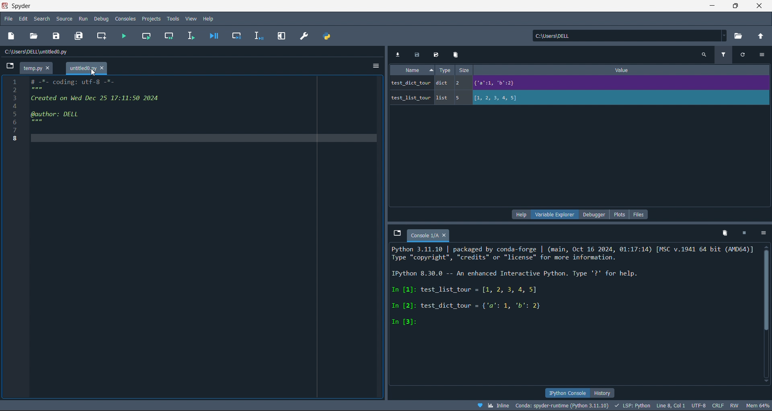 The height and width of the screenshot is (411, 772). I want to click on close, so click(760, 6).